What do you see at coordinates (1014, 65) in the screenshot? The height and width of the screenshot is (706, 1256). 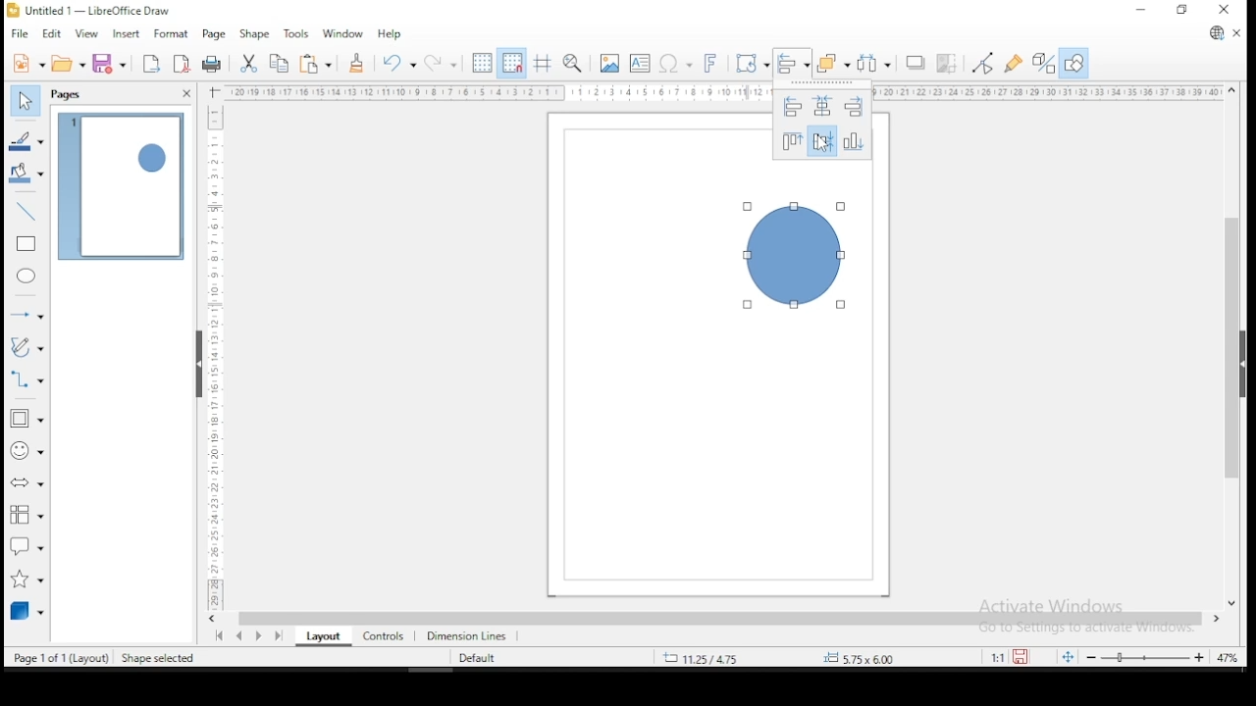 I see `show gluepoint functions` at bounding box center [1014, 65].